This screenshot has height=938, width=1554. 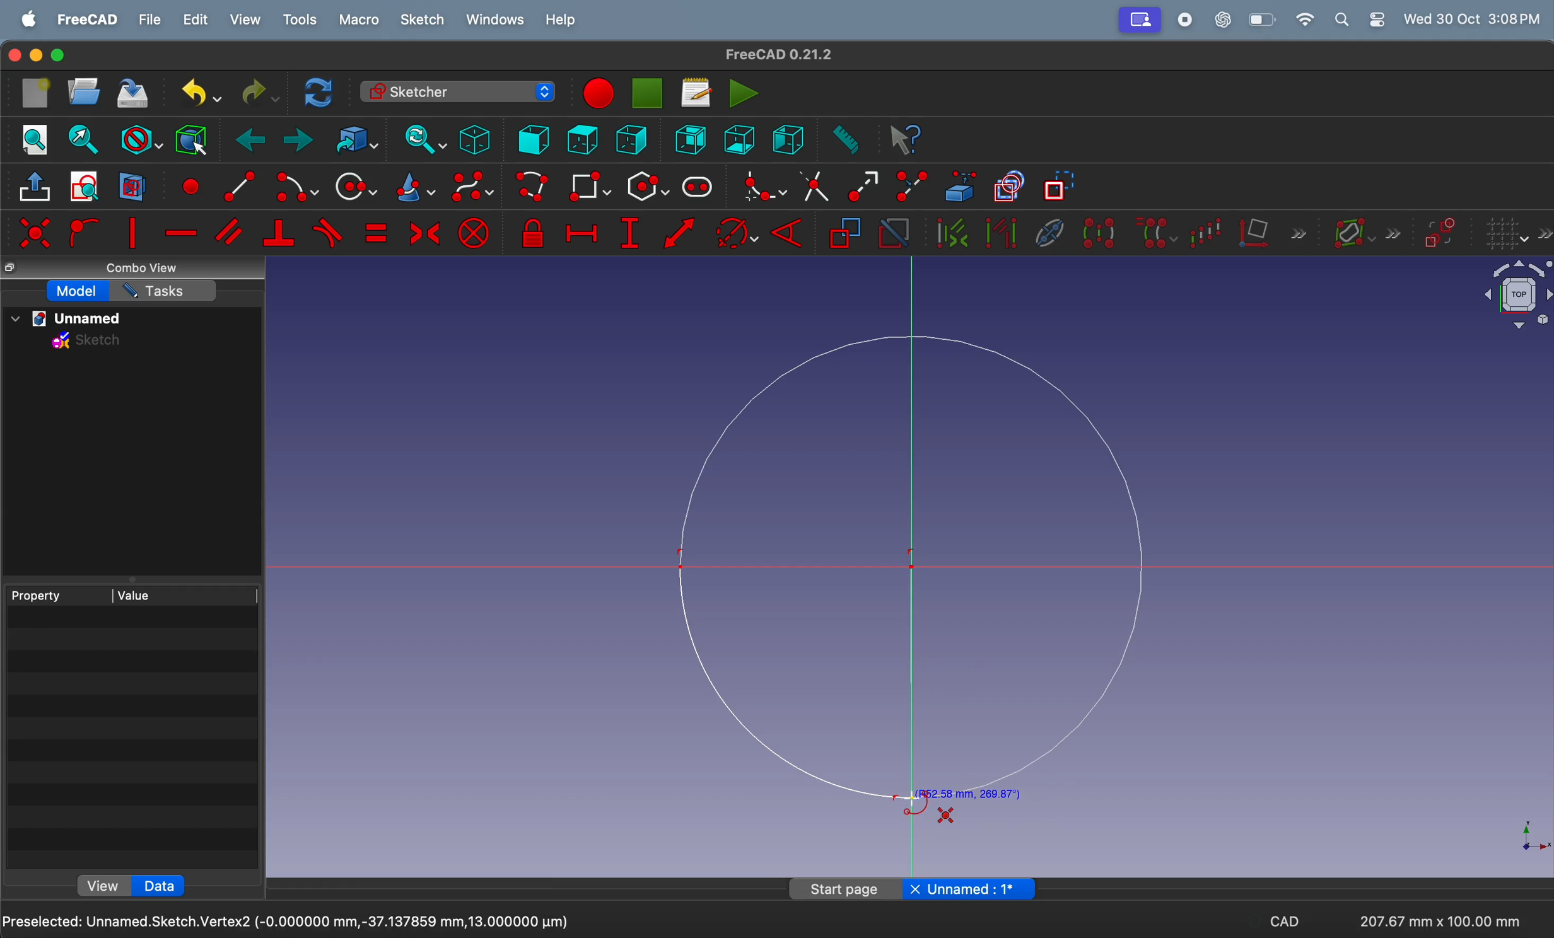 I want to click on apple menu, so click(x=30, y=20).